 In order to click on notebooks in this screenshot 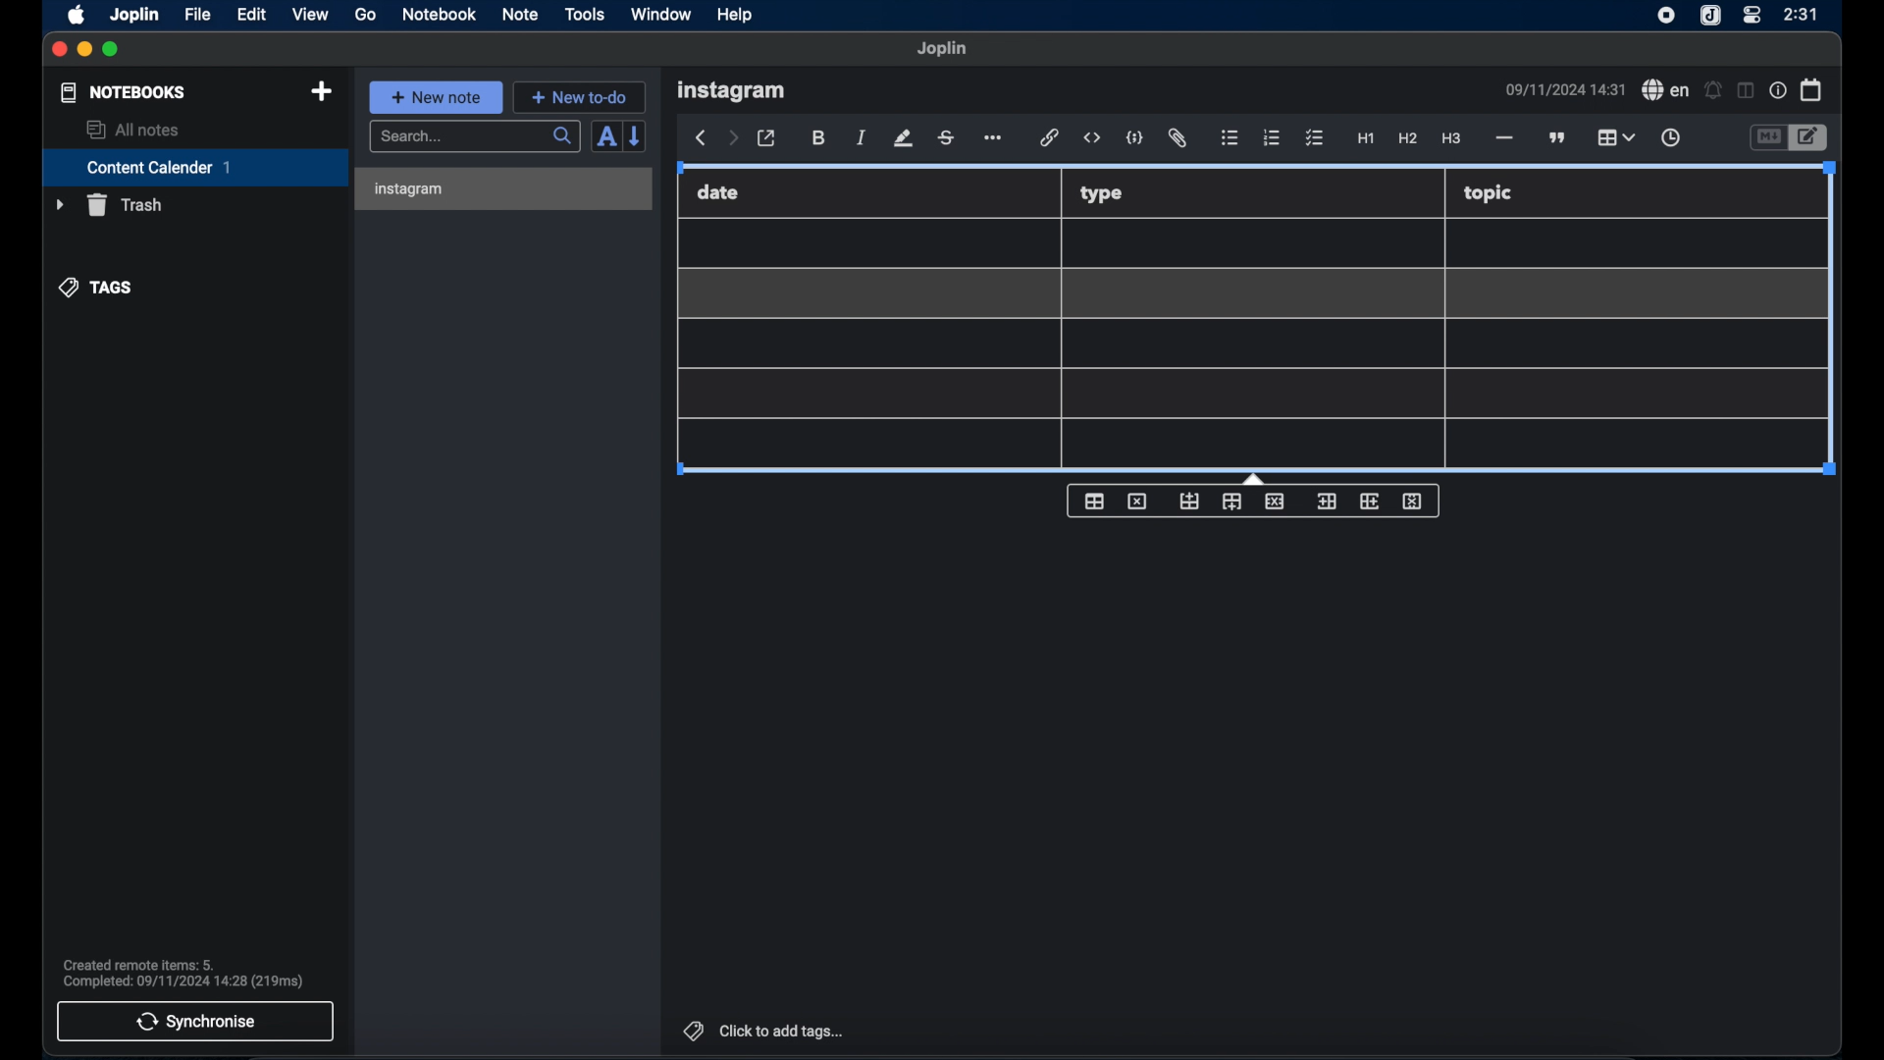, I will do `click(124, 92)`.